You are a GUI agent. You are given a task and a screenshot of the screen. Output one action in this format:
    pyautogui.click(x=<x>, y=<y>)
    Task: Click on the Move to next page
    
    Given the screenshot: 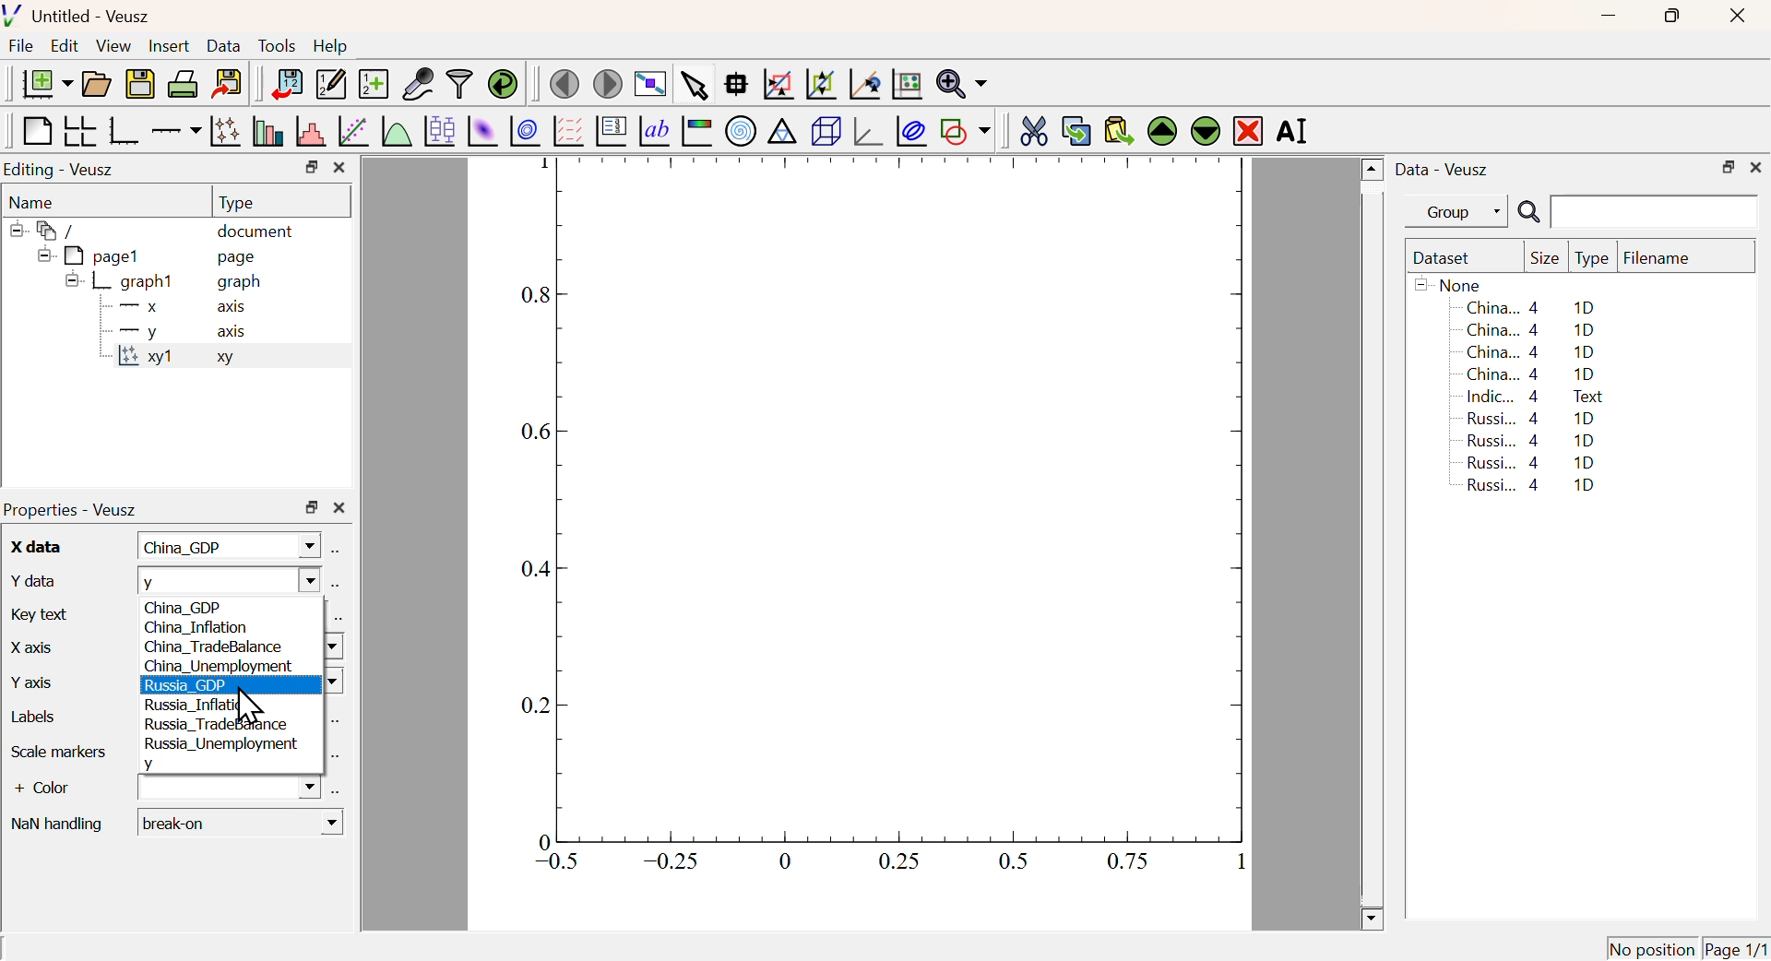 What is the action you would take?
    pyautogui.click(x=609, y=84)
    